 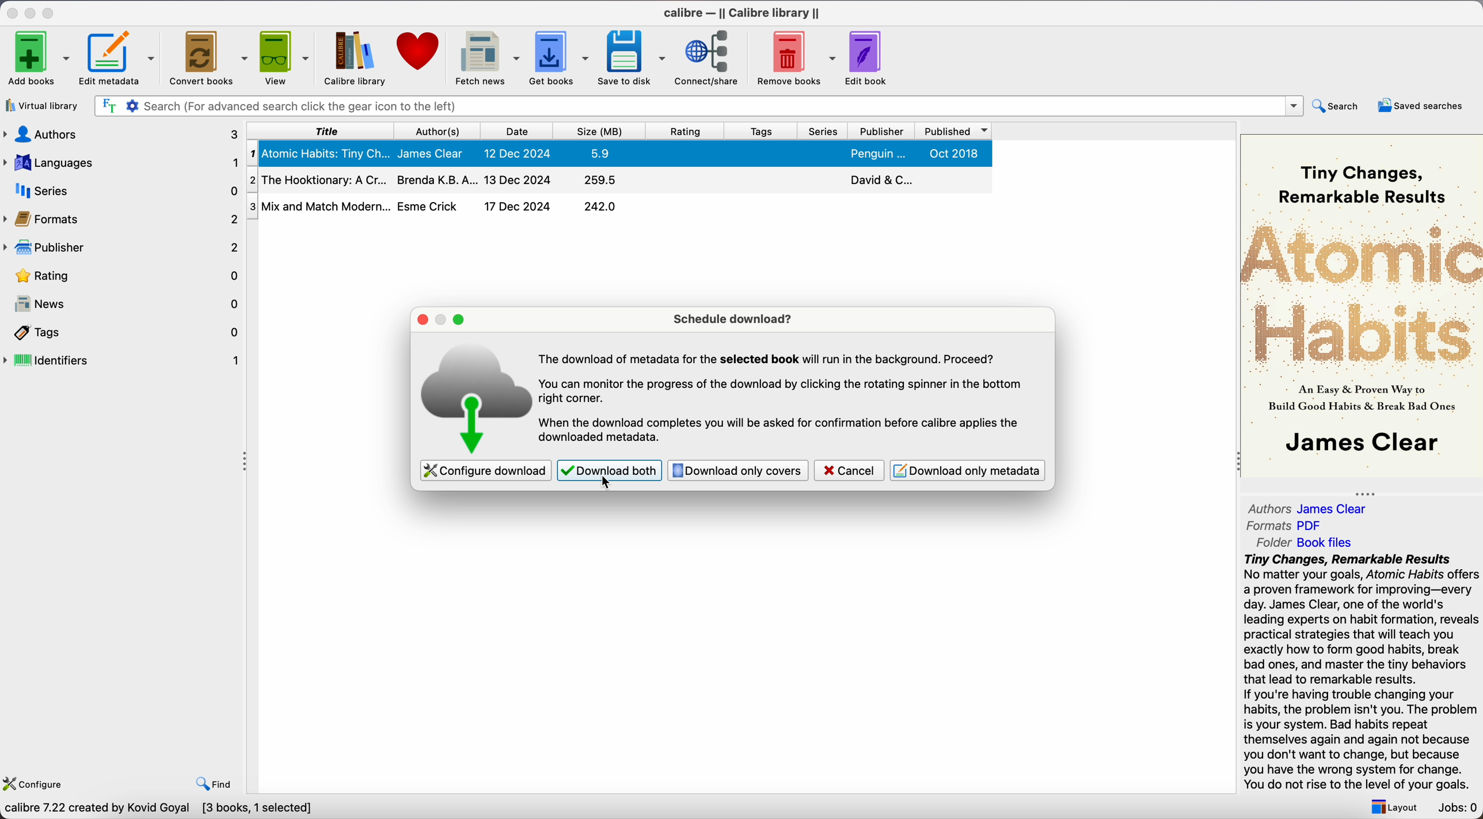 What do you see at coordinates (868, 58) in the screenshot?
I see `edit book` at bounding box center [868, 58].